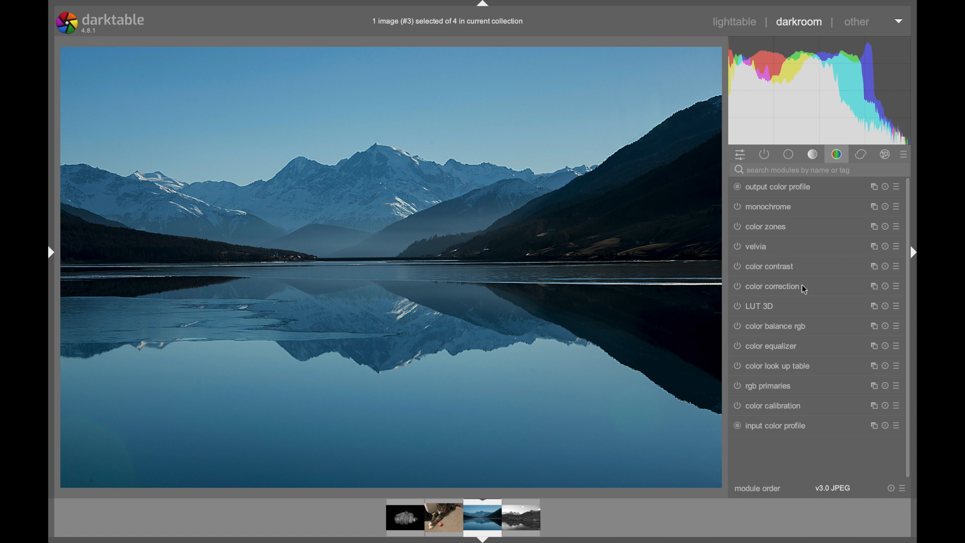 This screenshot has height=543, width=965. I want to click on rgb primaries, so click(763, 386).